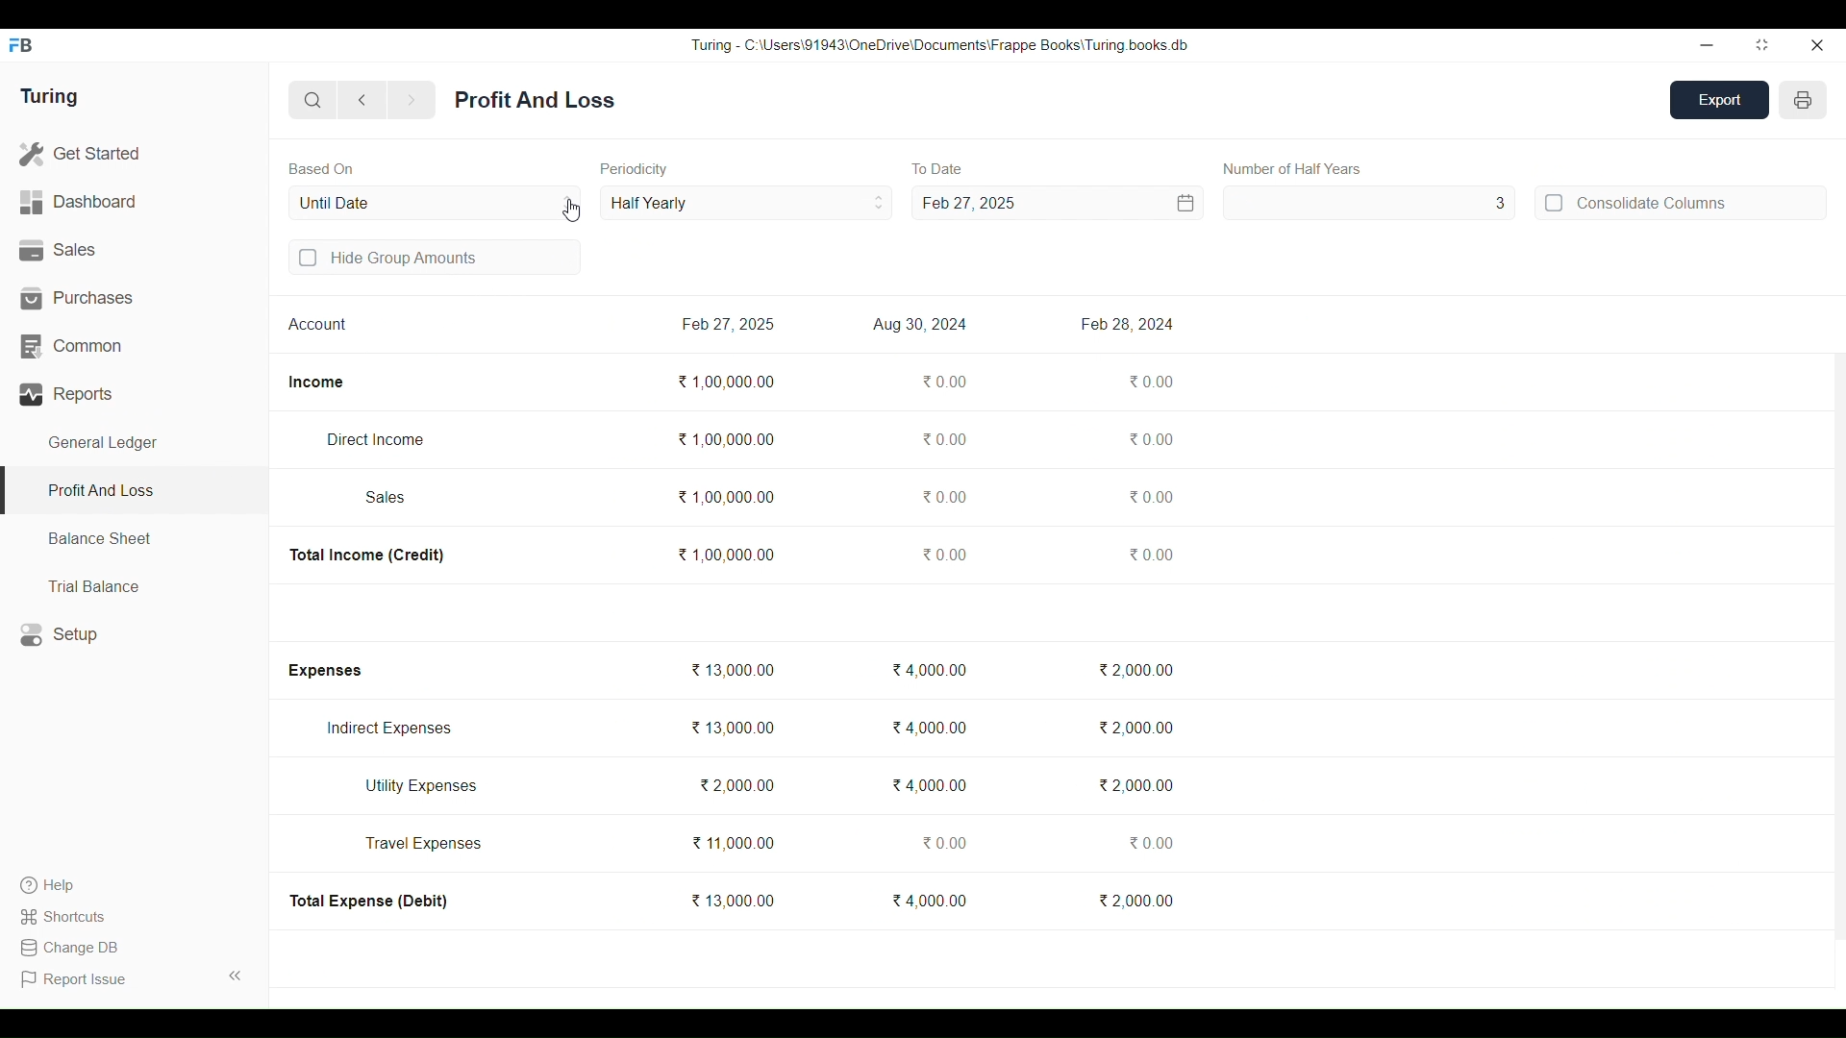 The width and height of the screenshot is (1846, 1038). I want to click on Consolidate Columns, so click(1680, 202).